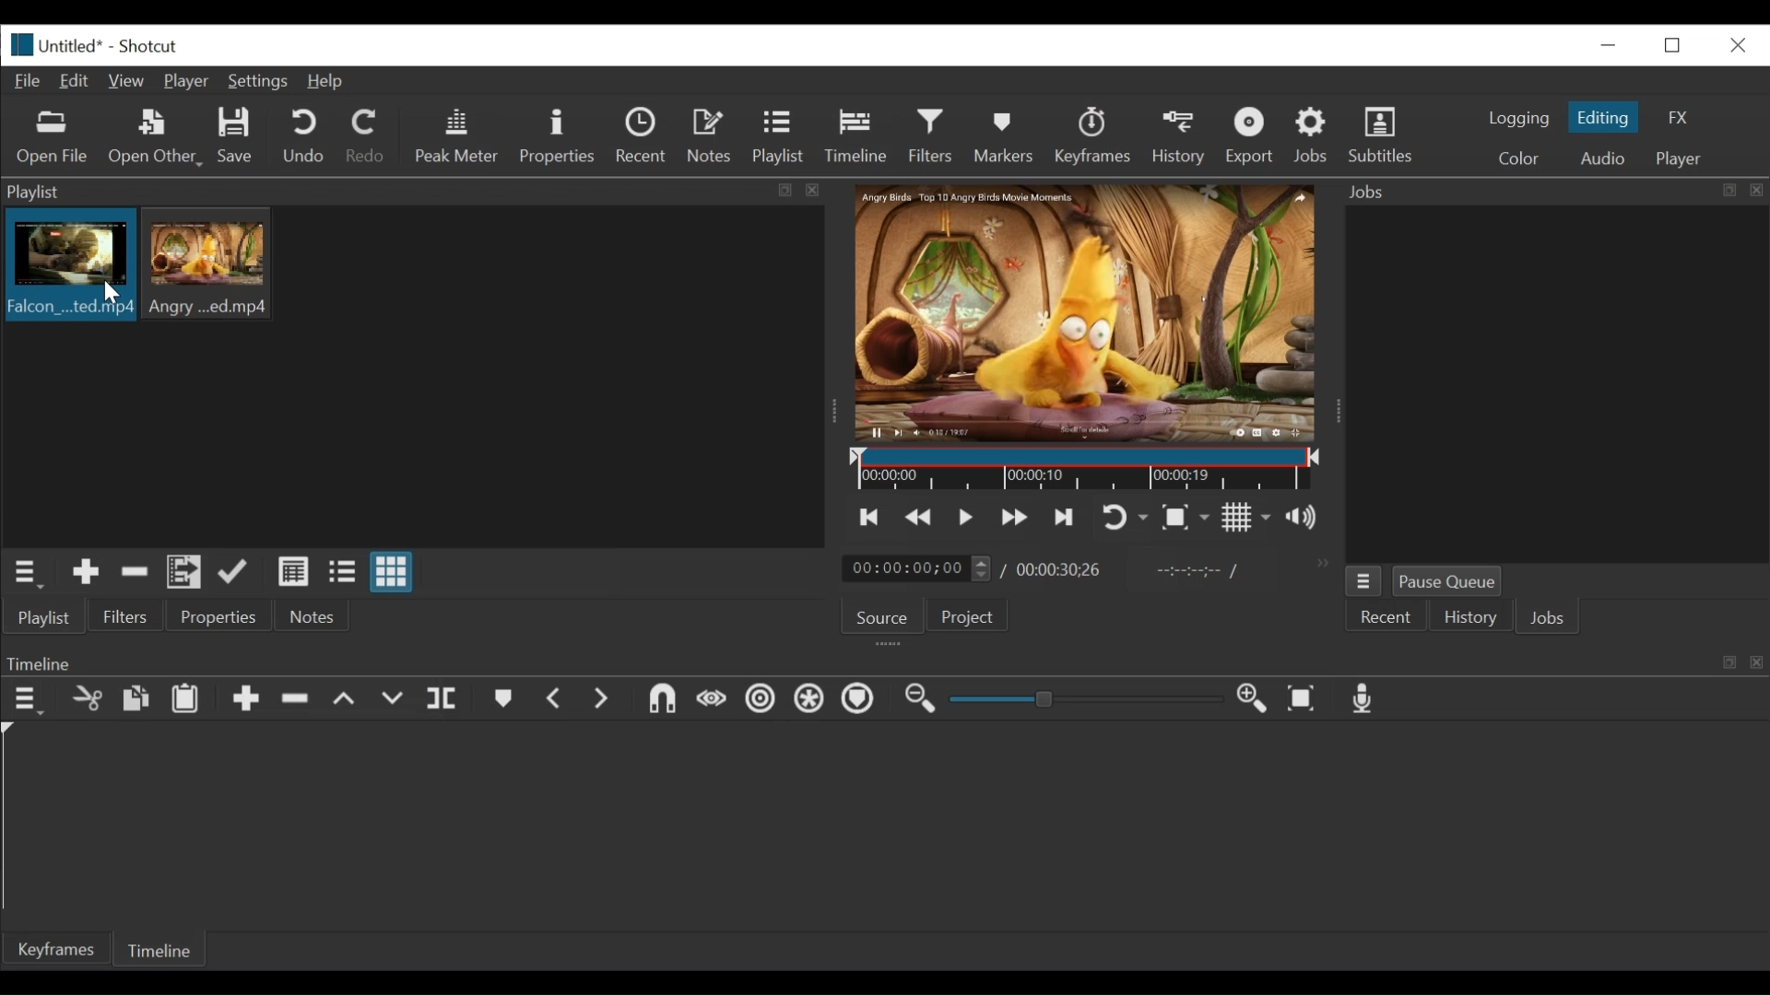 This screenshot has width=1770, height=995. Describe the element at coordinates (163, 947) in the screenshot. I see `Timeline` at that location.